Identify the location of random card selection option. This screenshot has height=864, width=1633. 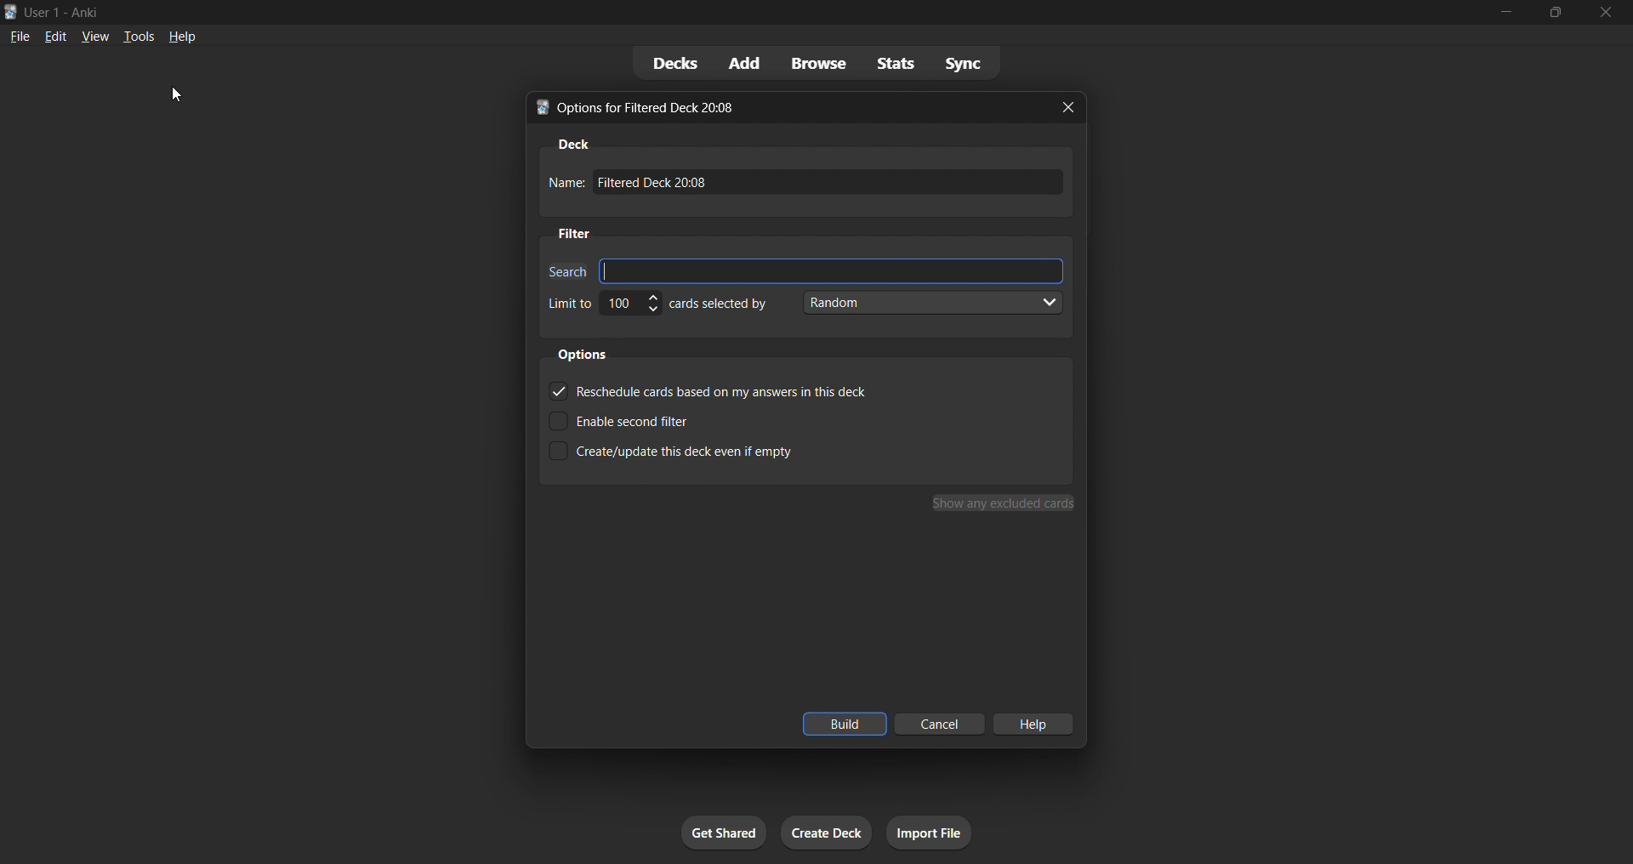
(930, 303).